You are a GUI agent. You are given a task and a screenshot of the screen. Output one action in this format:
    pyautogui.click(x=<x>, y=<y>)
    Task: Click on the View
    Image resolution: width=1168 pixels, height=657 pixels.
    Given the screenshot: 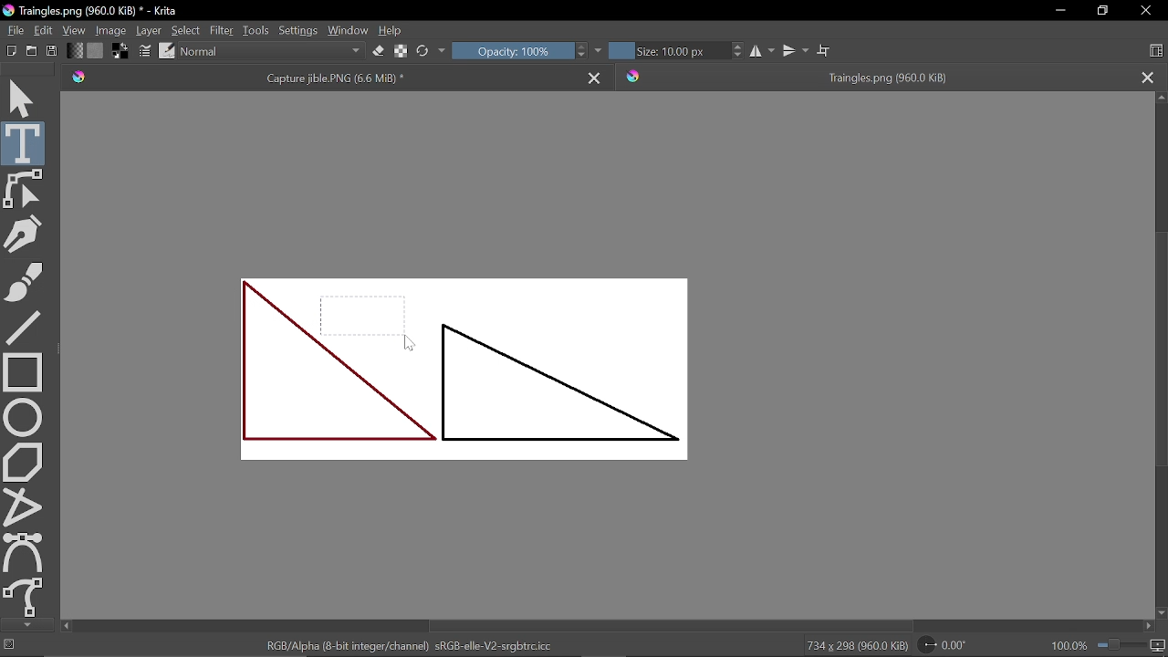 What is the action you would take?
    pyautogui.click(x=73, y=30)
    